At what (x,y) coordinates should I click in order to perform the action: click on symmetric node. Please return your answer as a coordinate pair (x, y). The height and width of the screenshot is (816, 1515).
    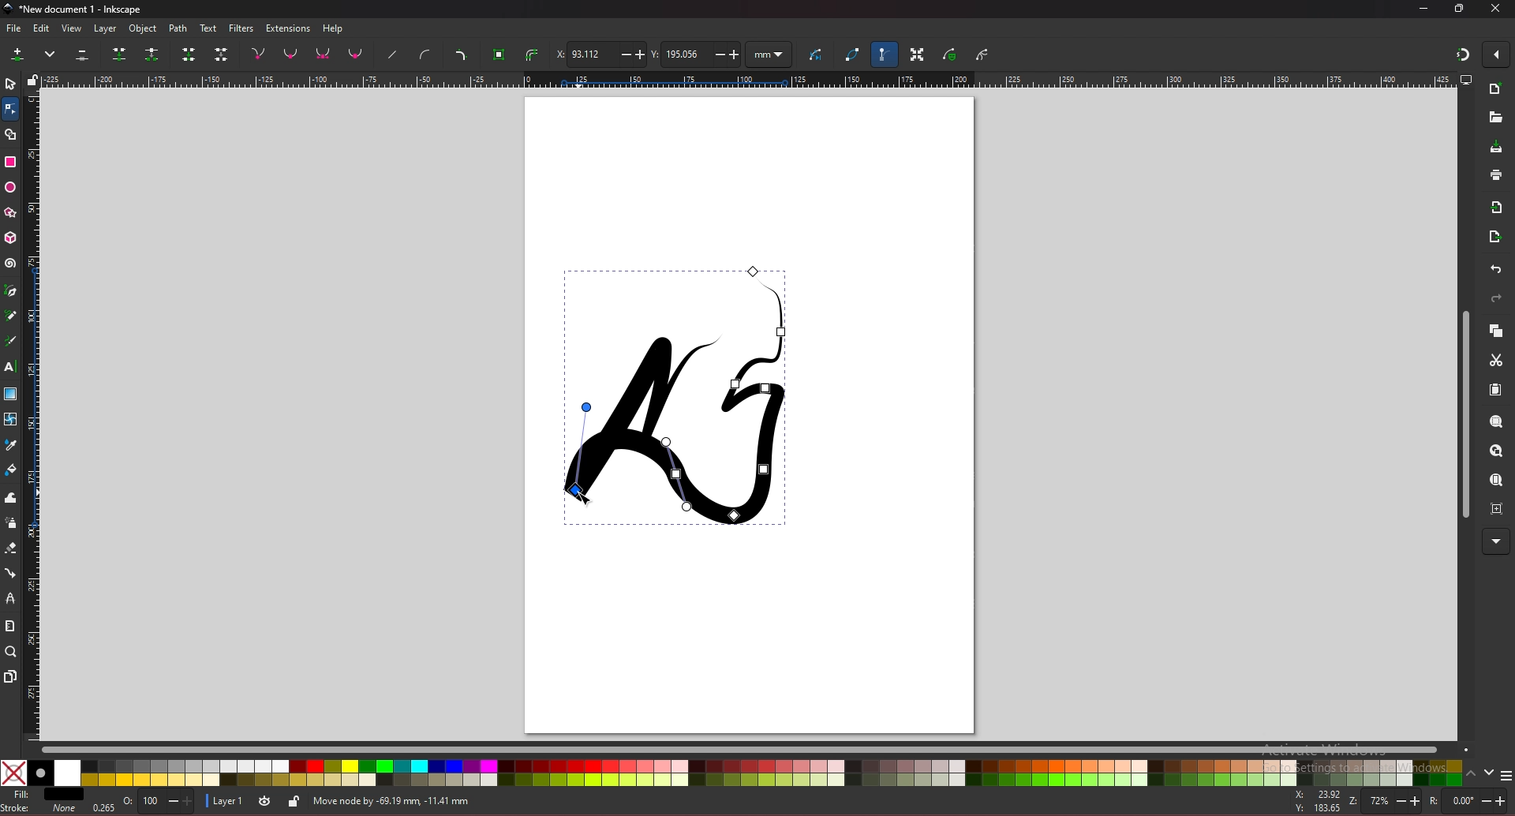
    Looking at the image, I should click on (323, 53).